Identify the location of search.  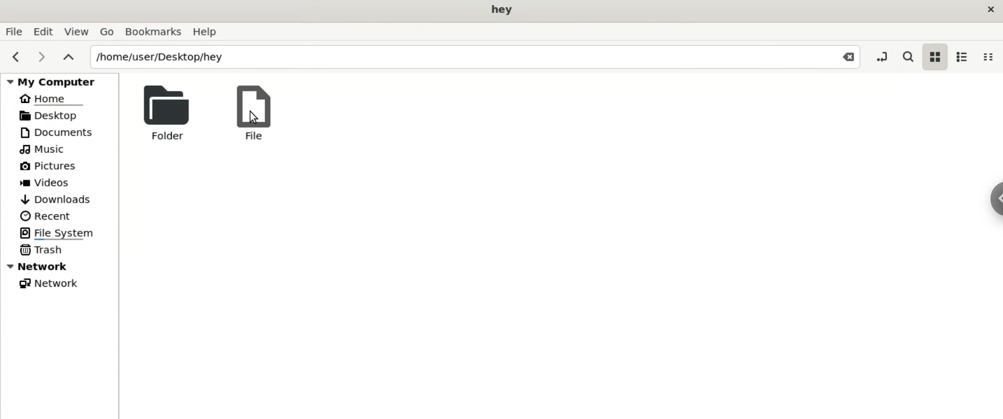
(907, 57).